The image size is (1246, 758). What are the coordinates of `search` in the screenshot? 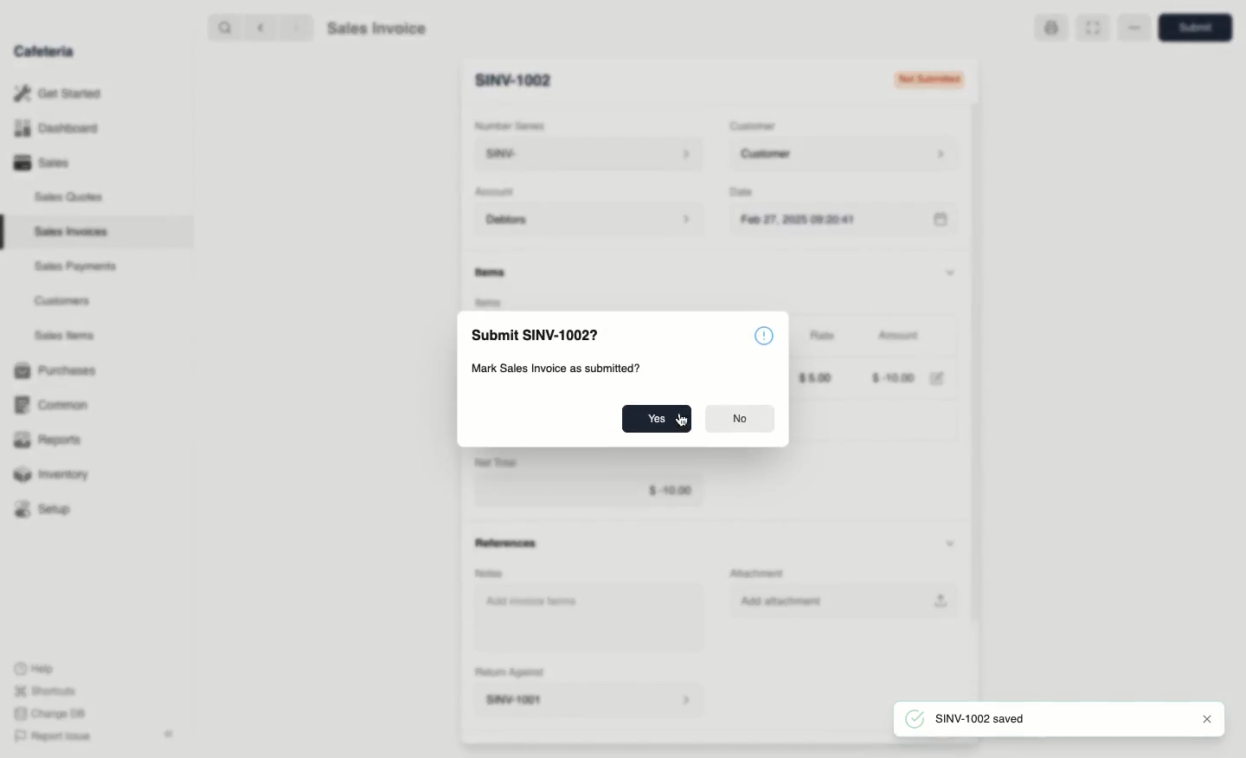 It's located at (222, 27).